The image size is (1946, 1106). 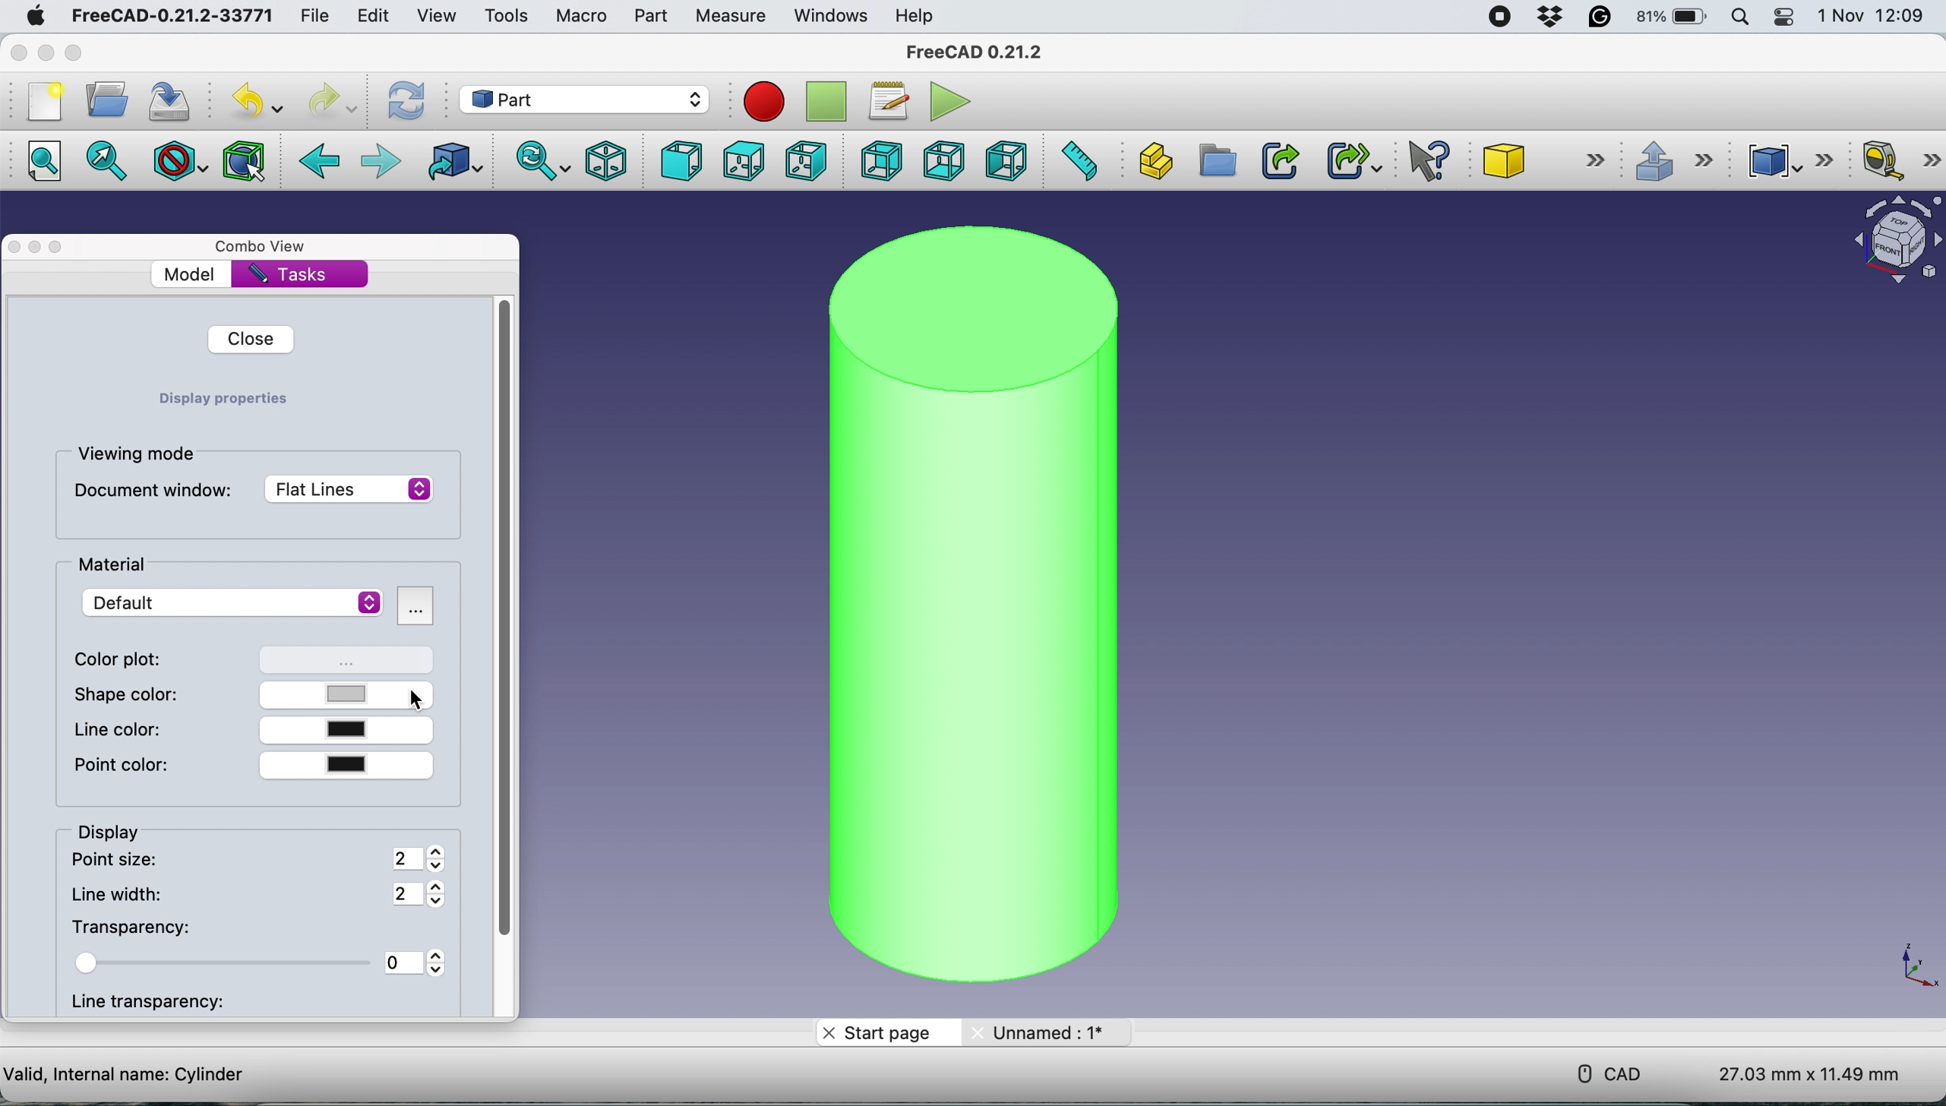 I want to click on measure distance, so click(x=1083, y=160).